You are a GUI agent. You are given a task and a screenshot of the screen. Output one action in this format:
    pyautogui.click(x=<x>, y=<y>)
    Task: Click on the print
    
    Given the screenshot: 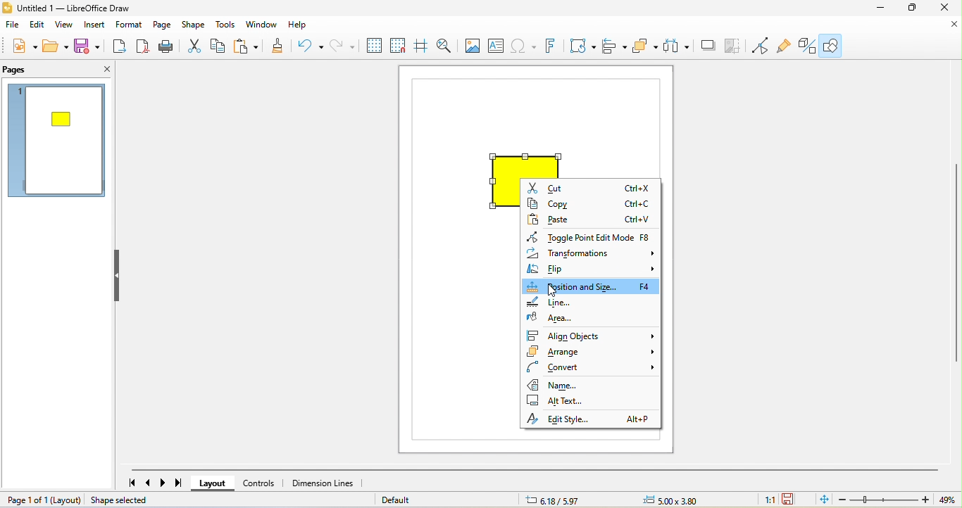 What is the action you would take?
    pyautogui.click(x=166, y=47)
    